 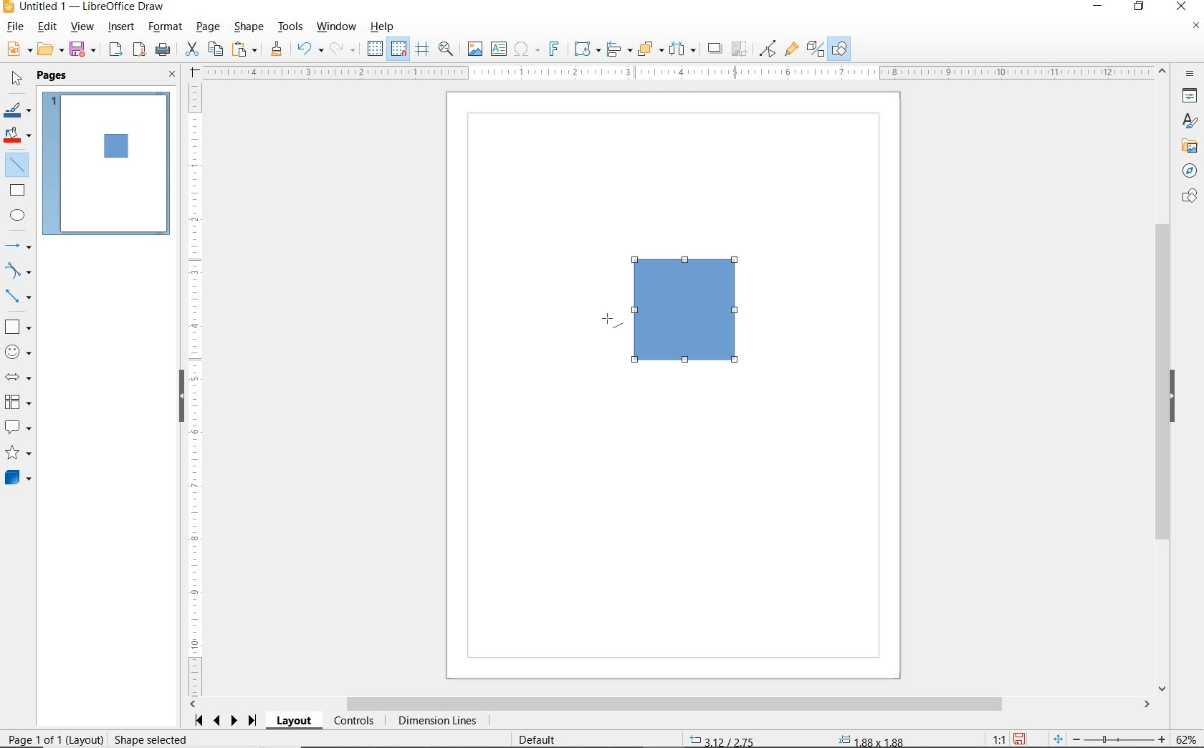 I want to click on PAGE, so click(x=209, y=27).